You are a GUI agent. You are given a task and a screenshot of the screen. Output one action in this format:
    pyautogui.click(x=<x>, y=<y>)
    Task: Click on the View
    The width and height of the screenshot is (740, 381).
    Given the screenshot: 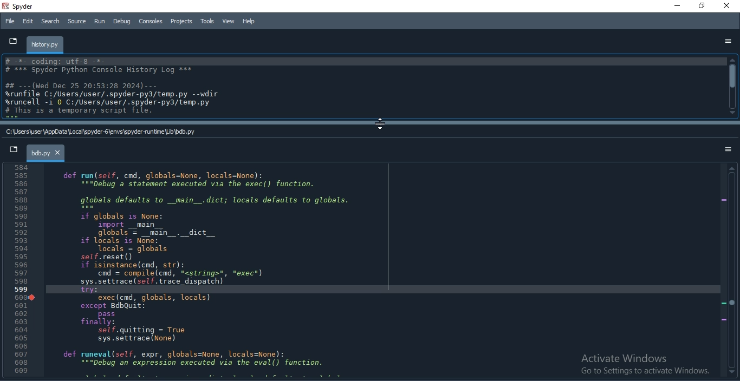 What is the action you would take?
    pyautogui.click(x=228, y=21)
    